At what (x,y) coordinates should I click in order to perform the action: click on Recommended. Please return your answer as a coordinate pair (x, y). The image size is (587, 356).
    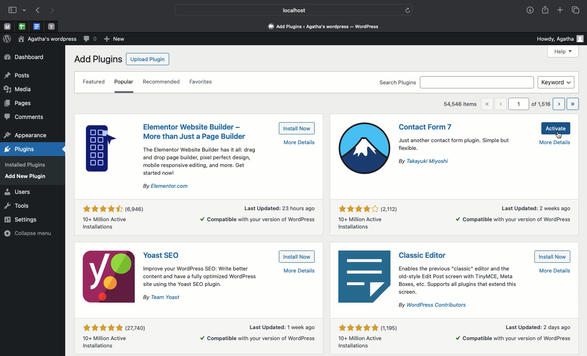
    Looking at the image, I should click on (163, 83).